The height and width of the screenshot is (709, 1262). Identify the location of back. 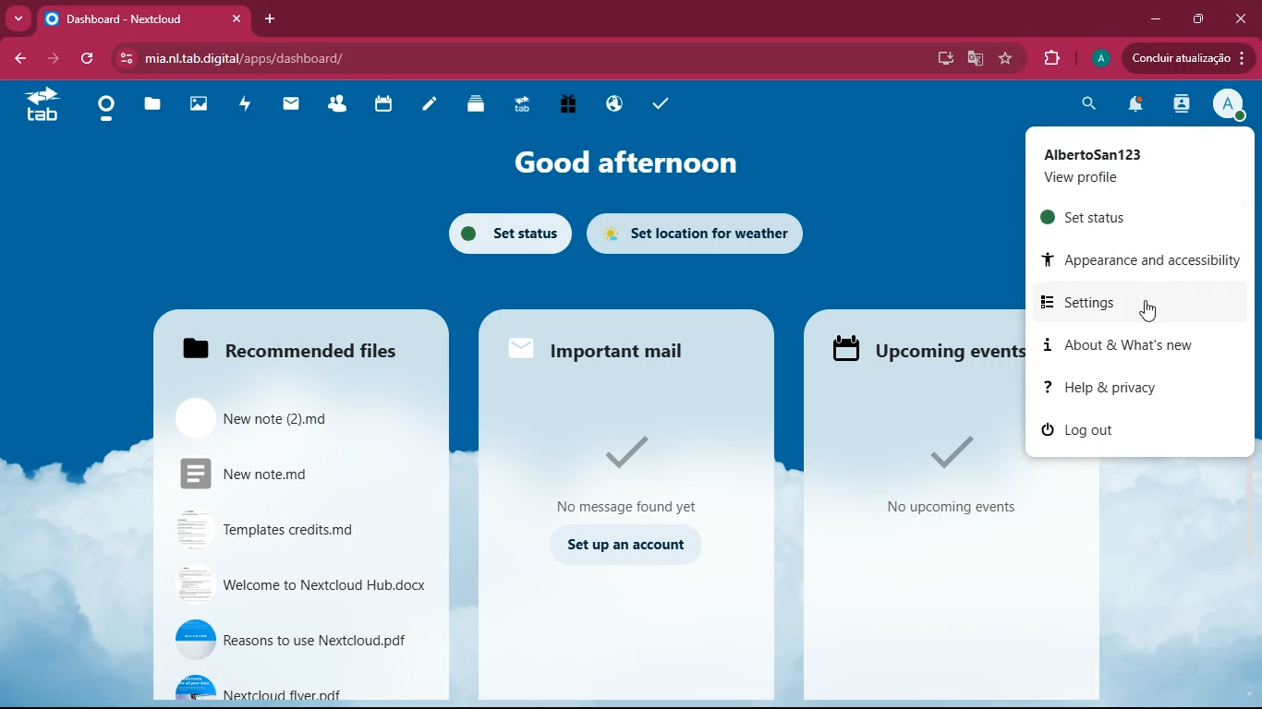
(19, 59).